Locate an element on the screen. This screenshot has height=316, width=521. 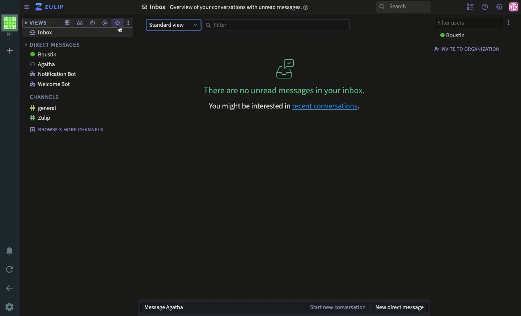
inbox is located at coordinates (42, 33).